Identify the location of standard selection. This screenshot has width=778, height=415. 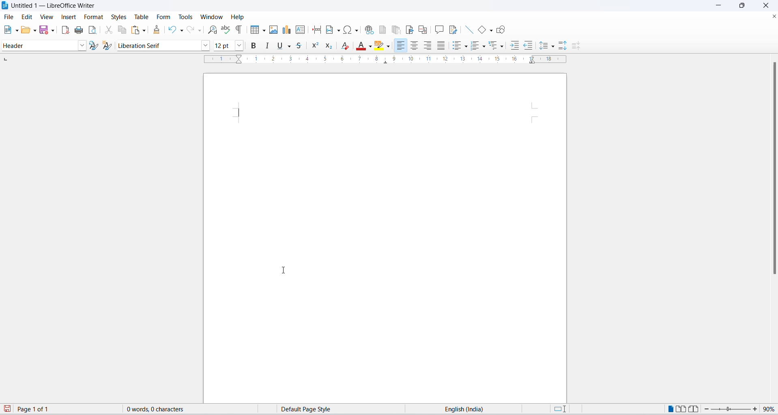
(559, 409).